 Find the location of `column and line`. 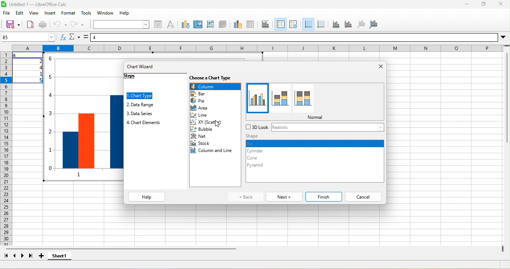

column and line is located at coordinates (215, 150).